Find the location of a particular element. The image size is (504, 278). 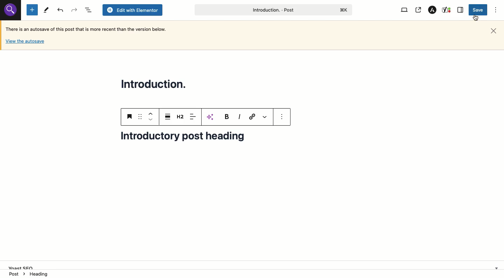

Justification is located at coordinates (167, 116).